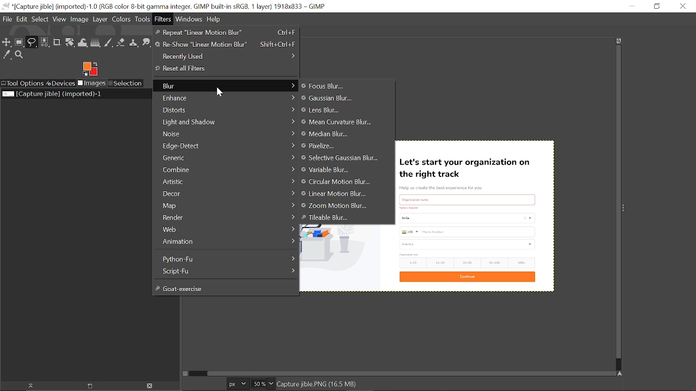 This screenshot has width=696, height=391. Describe the element at coordinates (617, 203) in the screenshot. I see `Vertical scrollbar` at that location.